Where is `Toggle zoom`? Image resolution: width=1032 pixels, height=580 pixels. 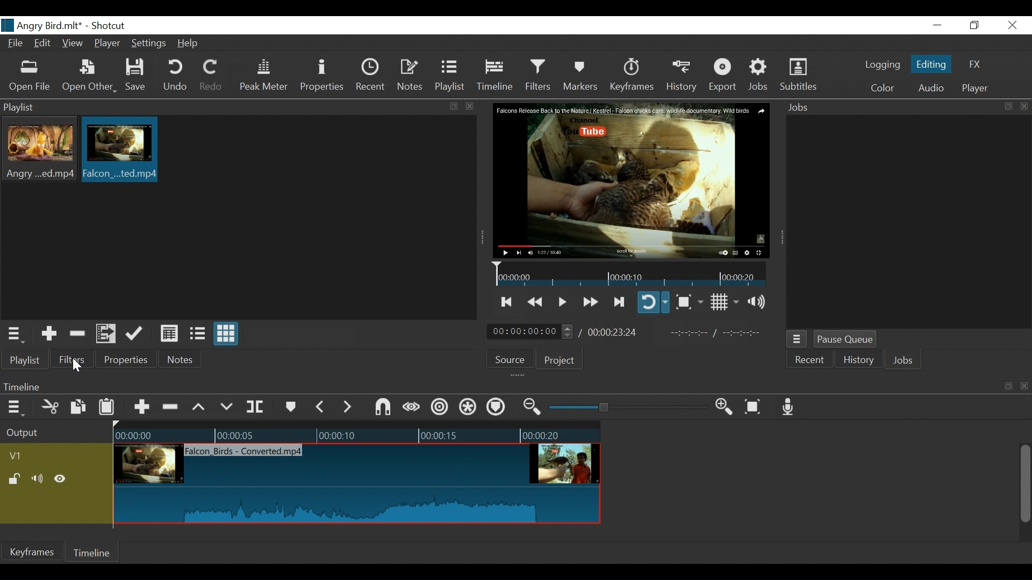
Toggle zoom is located at coordinates (689, 302).